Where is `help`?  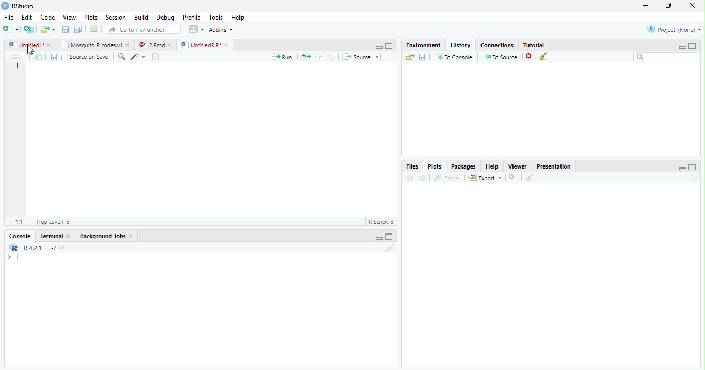 help is located at coordinates (492, 166).